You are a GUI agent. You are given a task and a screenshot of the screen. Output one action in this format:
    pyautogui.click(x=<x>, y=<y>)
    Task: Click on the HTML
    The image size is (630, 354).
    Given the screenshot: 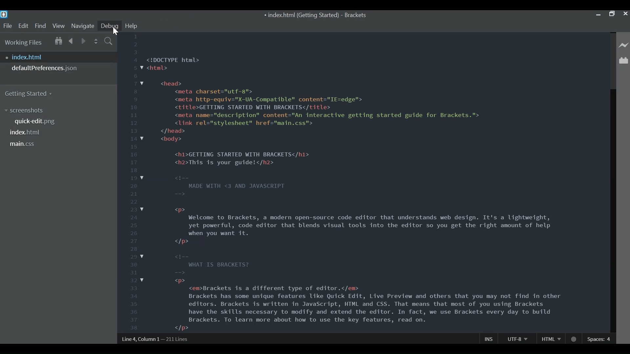 What is the action you would take?
    pyautogui.click(x=551, y=338)
    